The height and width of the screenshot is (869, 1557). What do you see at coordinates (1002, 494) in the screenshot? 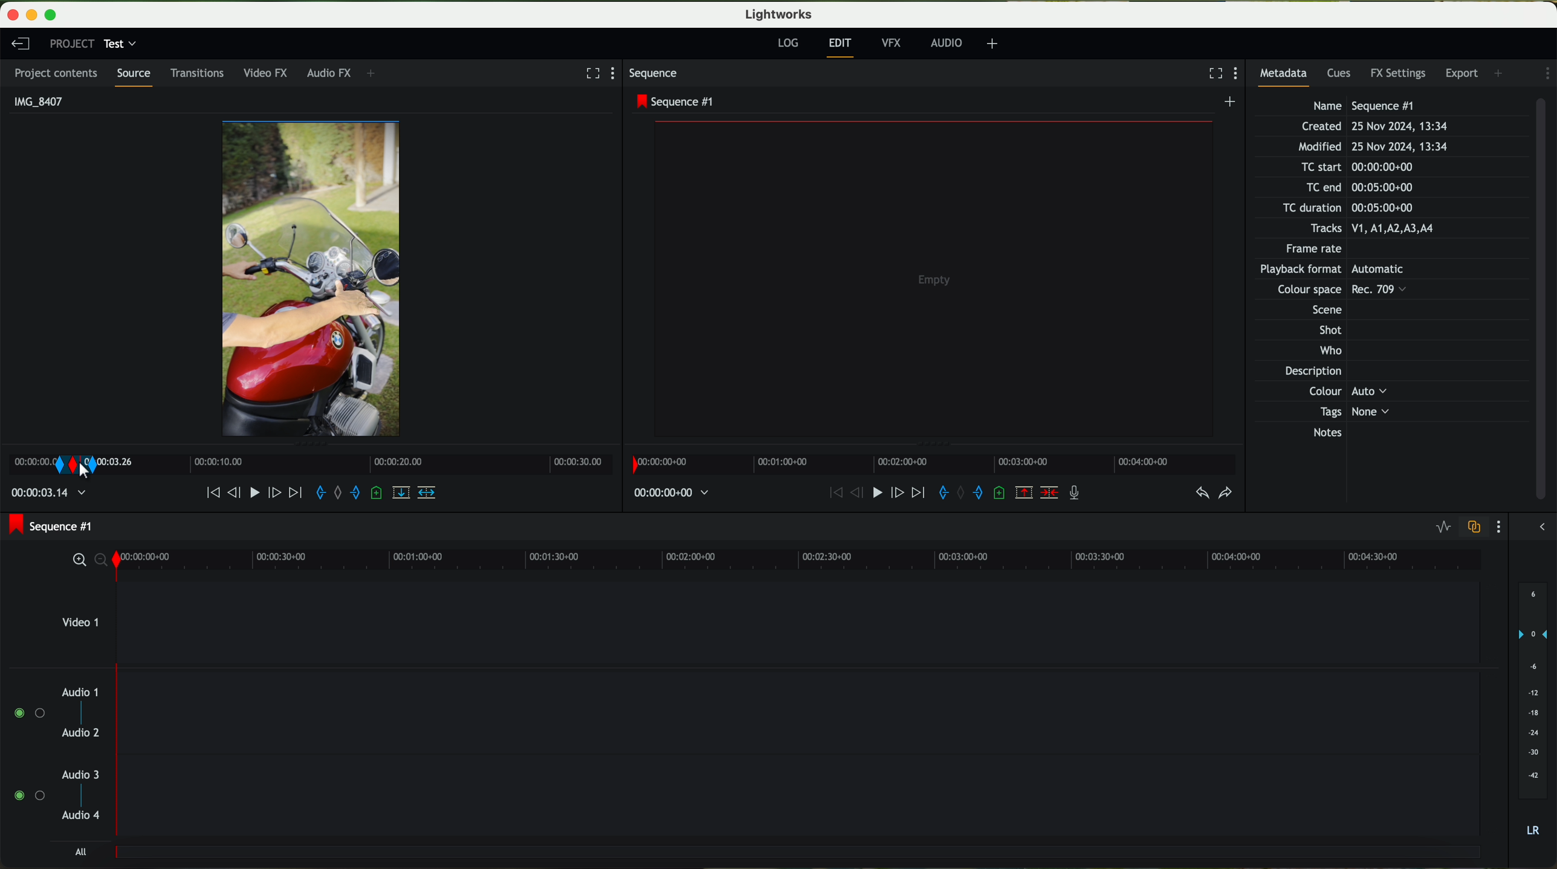
I see `add a cue at the current position` at bounding box center [1002, 494].